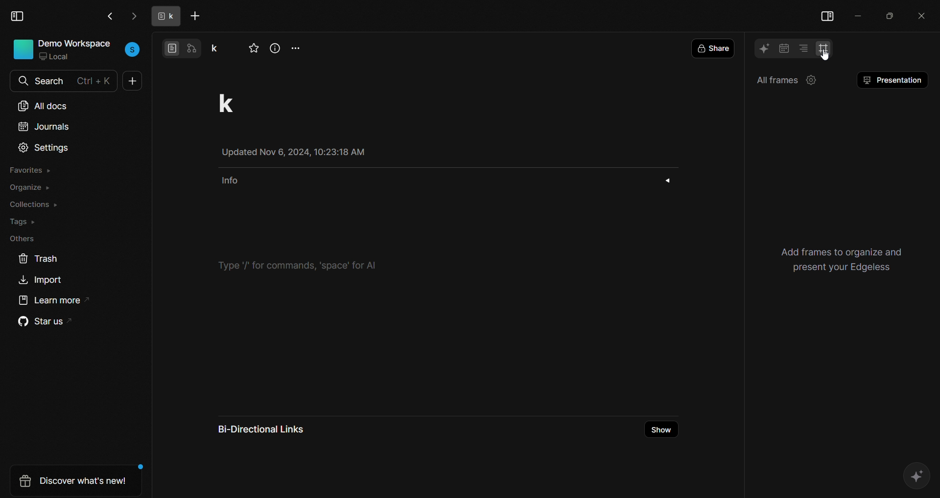 The height and width of the screenshot is (498, 940). What do you see at coordinates (76, 44) in the screenshot?
I see `demo workspace` at bounding box center [76, 44].